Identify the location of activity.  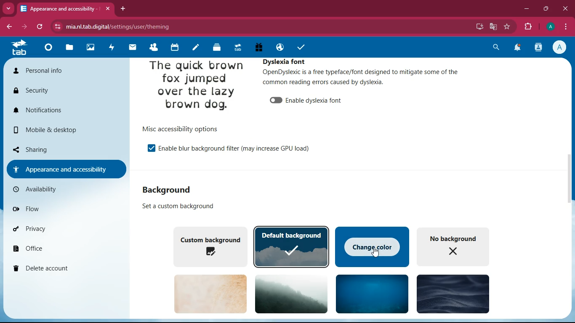
(109, 48).